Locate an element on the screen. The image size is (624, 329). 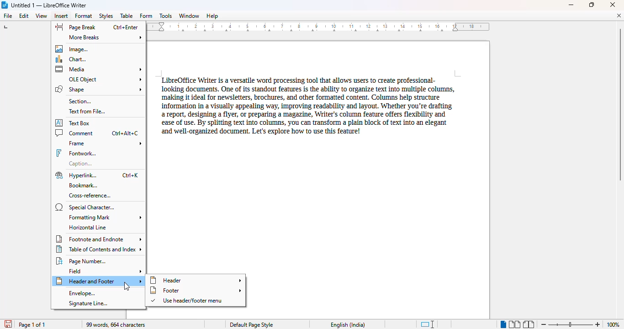
image is located at coordinates (74, 48).